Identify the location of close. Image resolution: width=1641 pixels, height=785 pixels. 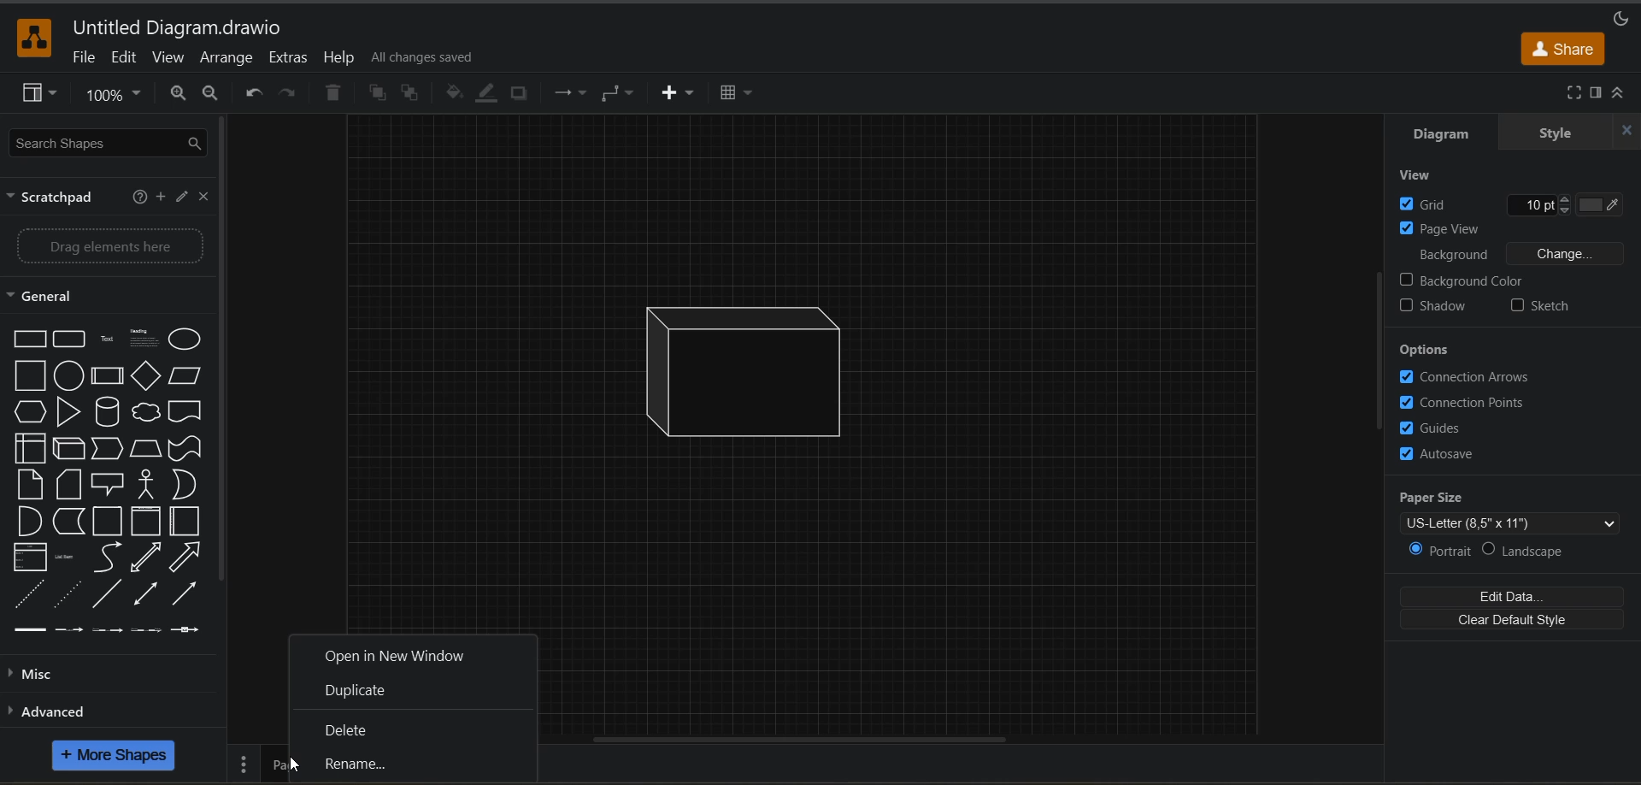
(1629, 130).